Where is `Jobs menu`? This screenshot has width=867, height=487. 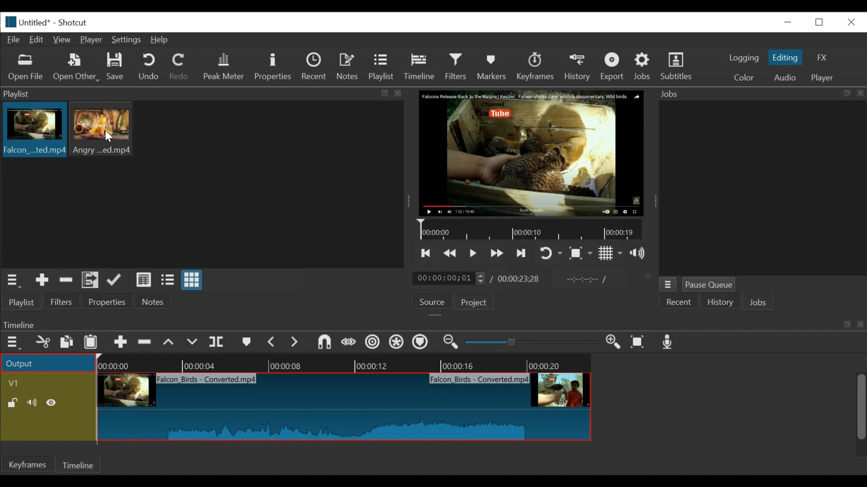 Jobs menu is located at coordinates (755, 93).